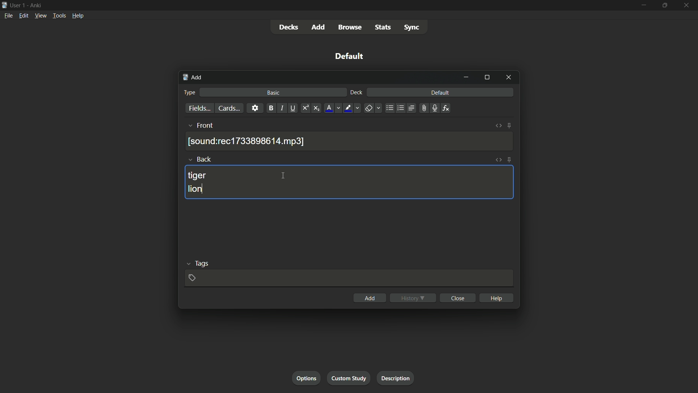 This screenshot has width=698, height=393. I want to click on unordered list, so click(389, 108).